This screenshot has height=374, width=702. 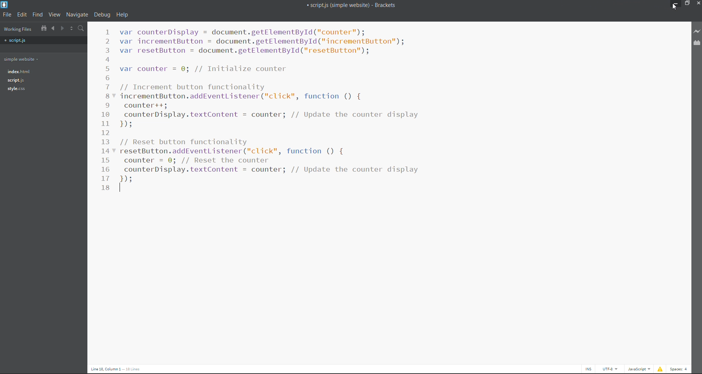 I want to click on Javascript, so click(x=637, y=369).